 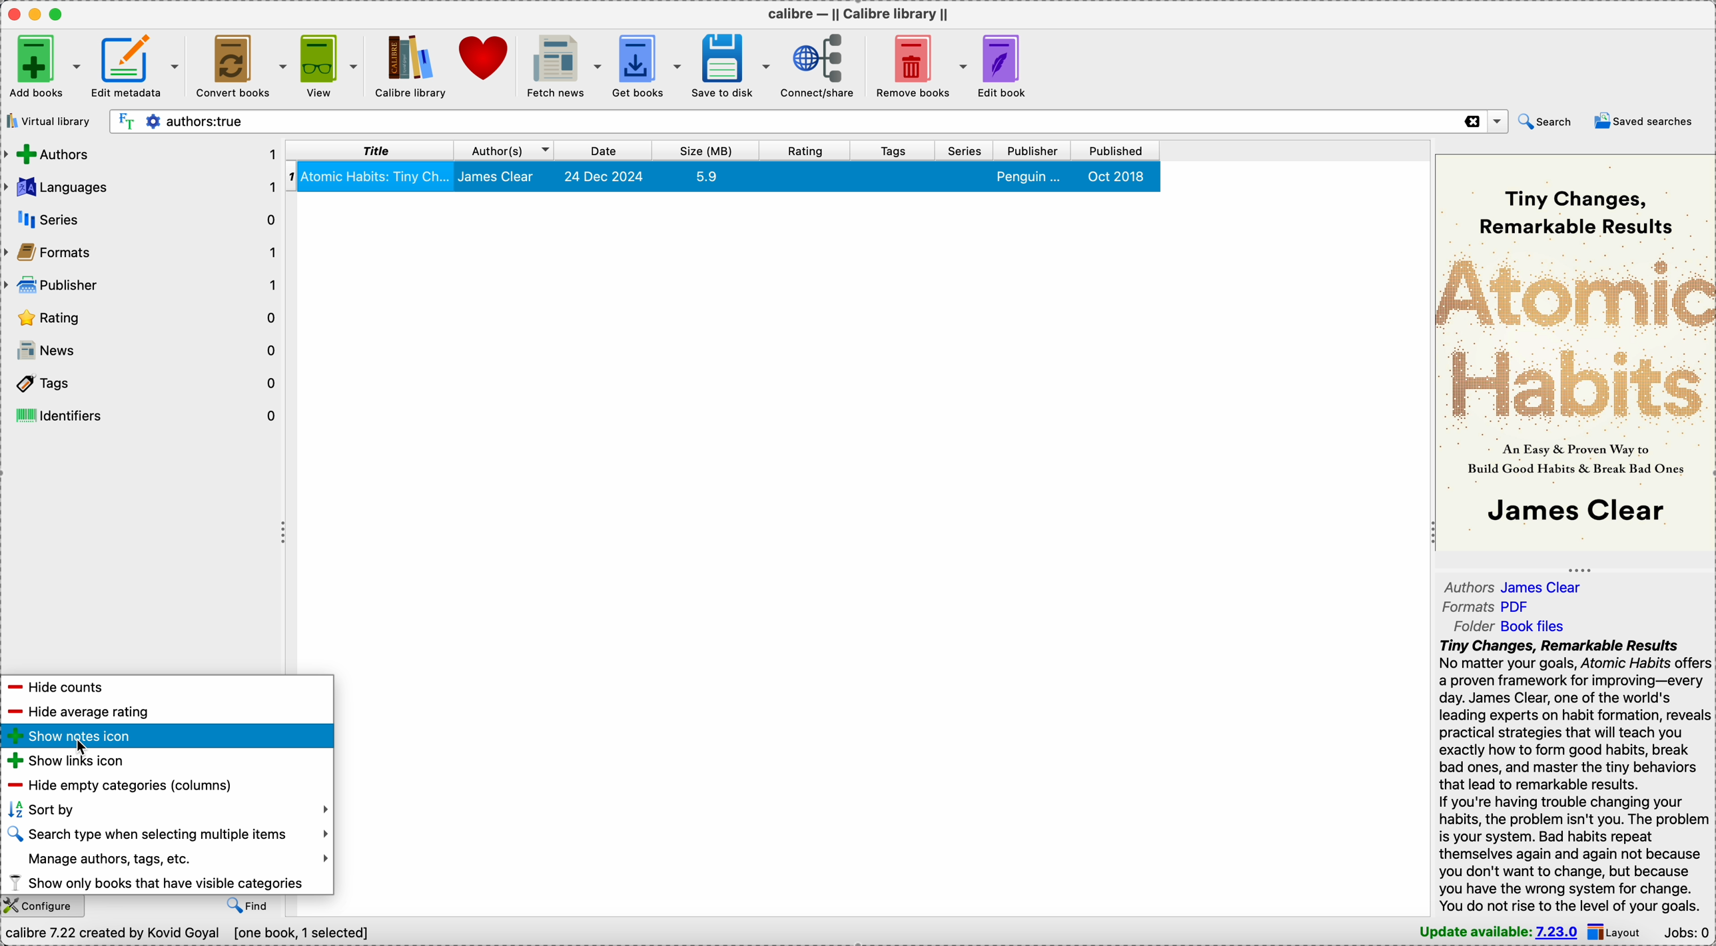 I want to click on identifiers, so click(x=144, y=412).